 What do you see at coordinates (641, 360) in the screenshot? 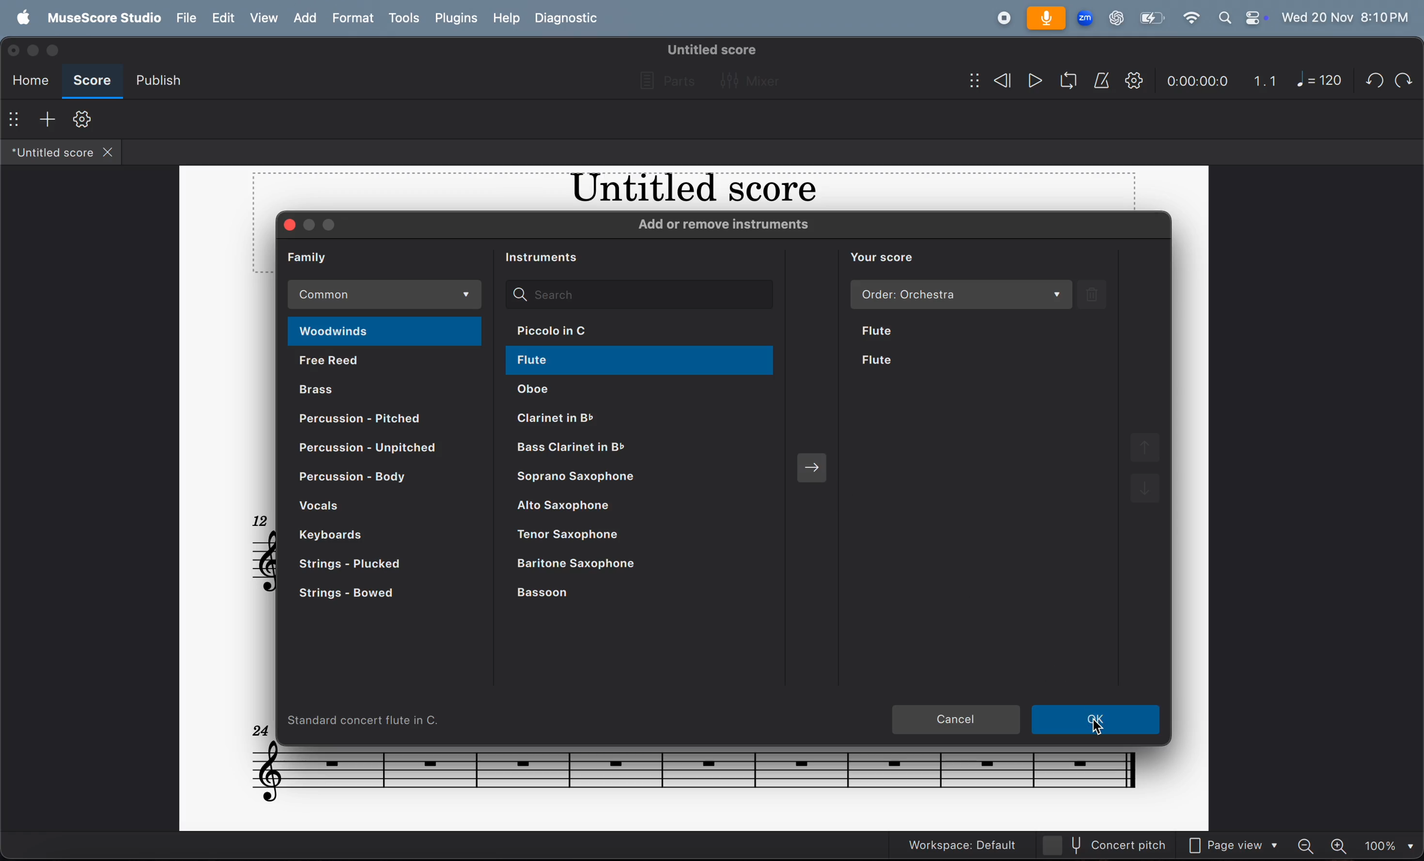
I see `flute` at bounding box center [641, 360].